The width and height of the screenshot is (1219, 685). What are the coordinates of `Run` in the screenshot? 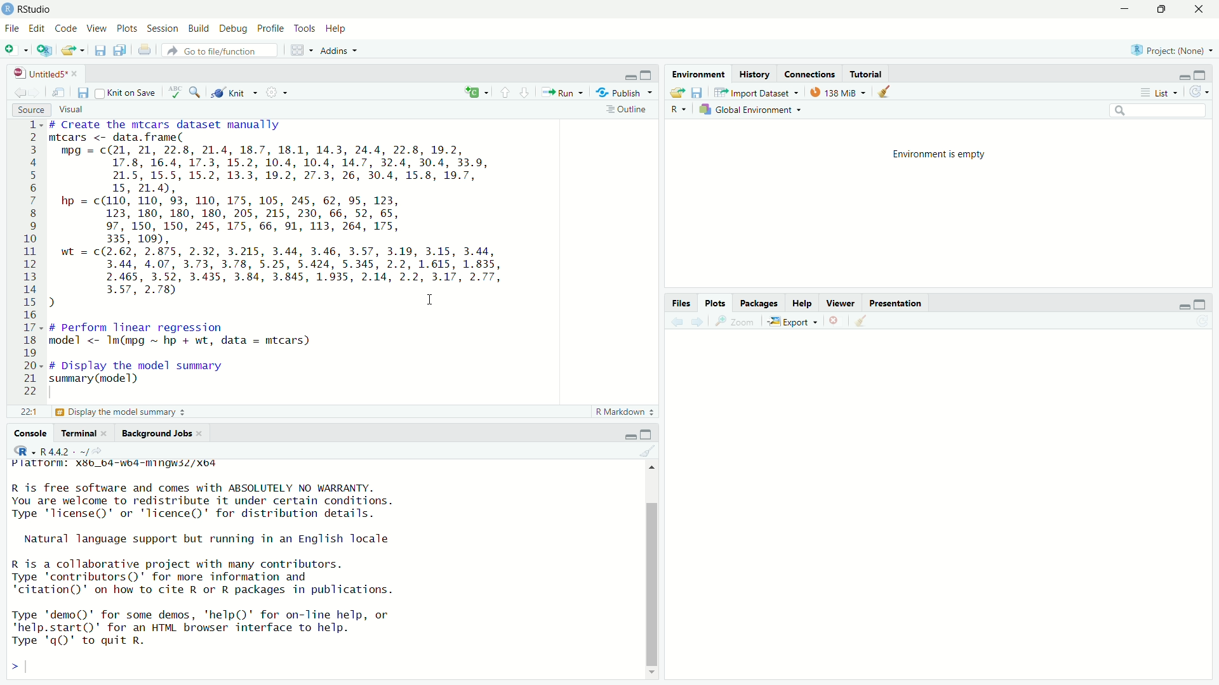 It's located at (561, 91).